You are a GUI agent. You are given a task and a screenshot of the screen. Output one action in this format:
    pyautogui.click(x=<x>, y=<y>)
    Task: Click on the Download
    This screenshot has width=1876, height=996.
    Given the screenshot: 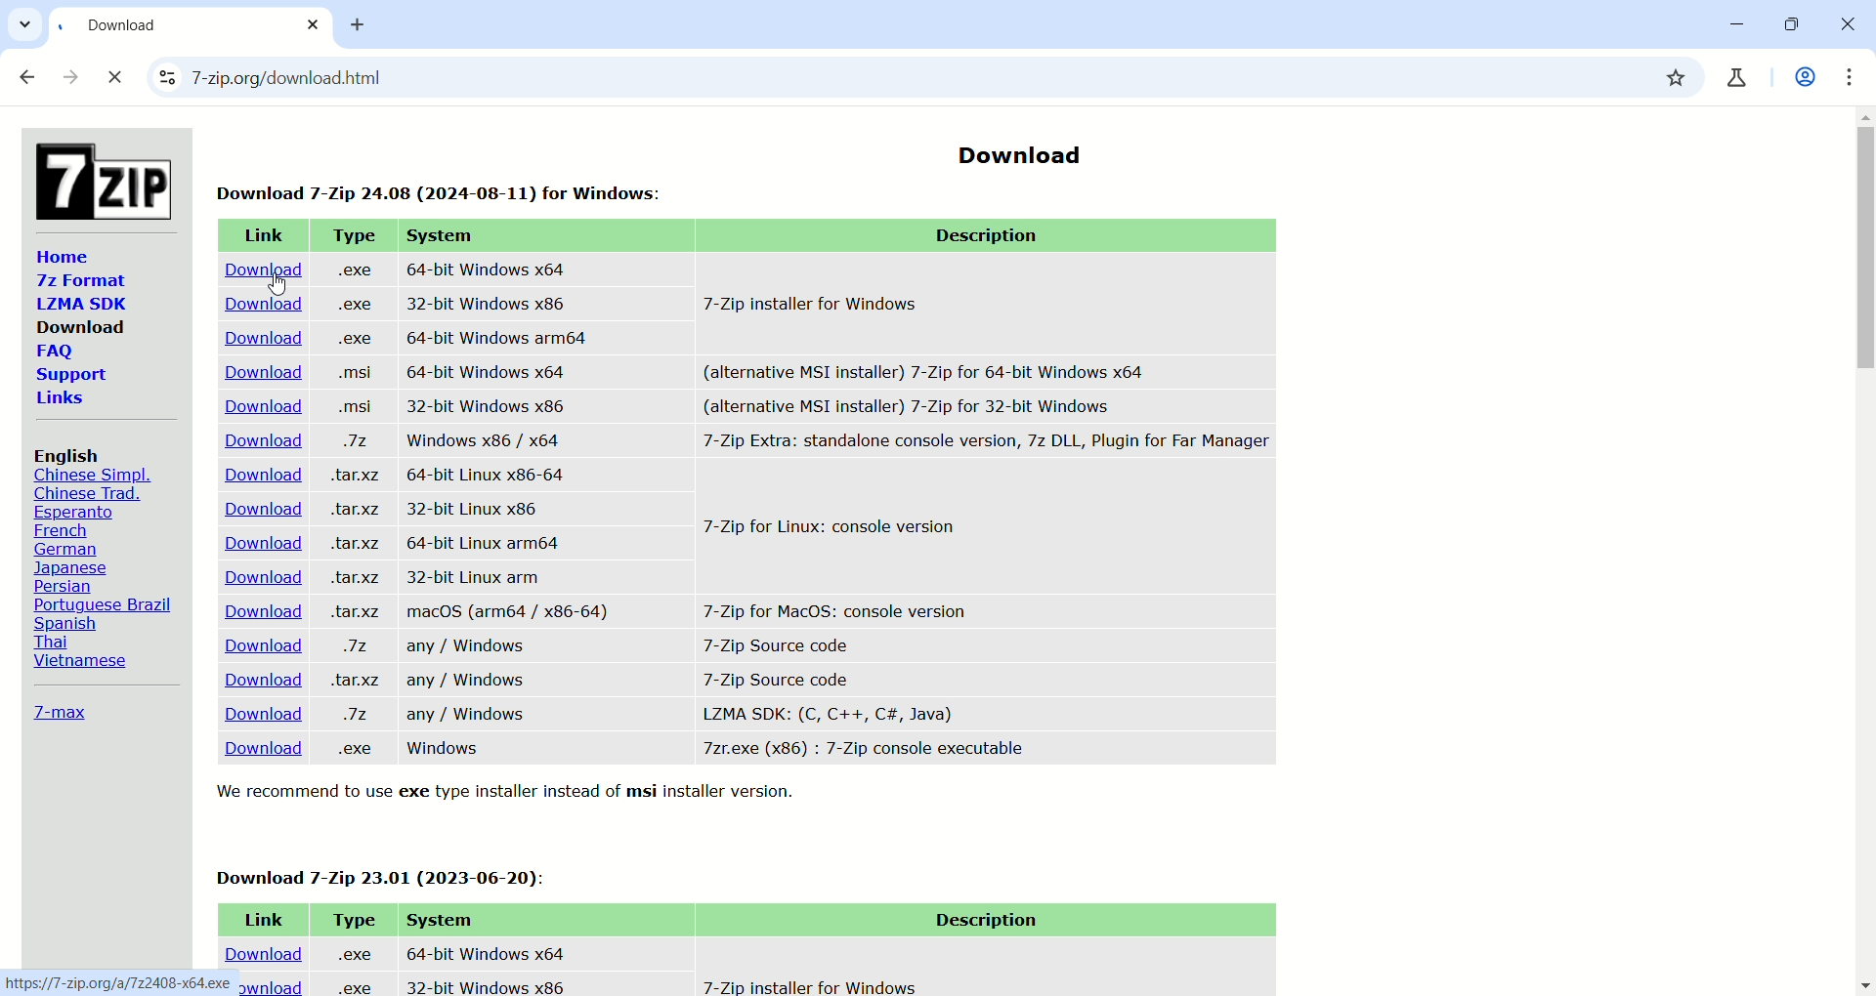 What is the action you would take?
    pyautogui.click(x=259, y=947)
    